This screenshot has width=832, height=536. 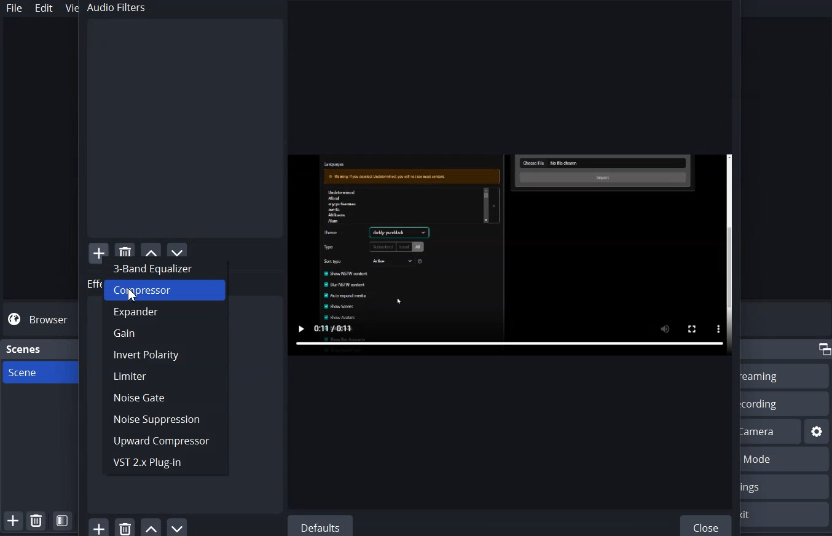 What do you see at coordinates (785, 486) in the screenshot?
I see `Settings` at bounding box center [785, 486].